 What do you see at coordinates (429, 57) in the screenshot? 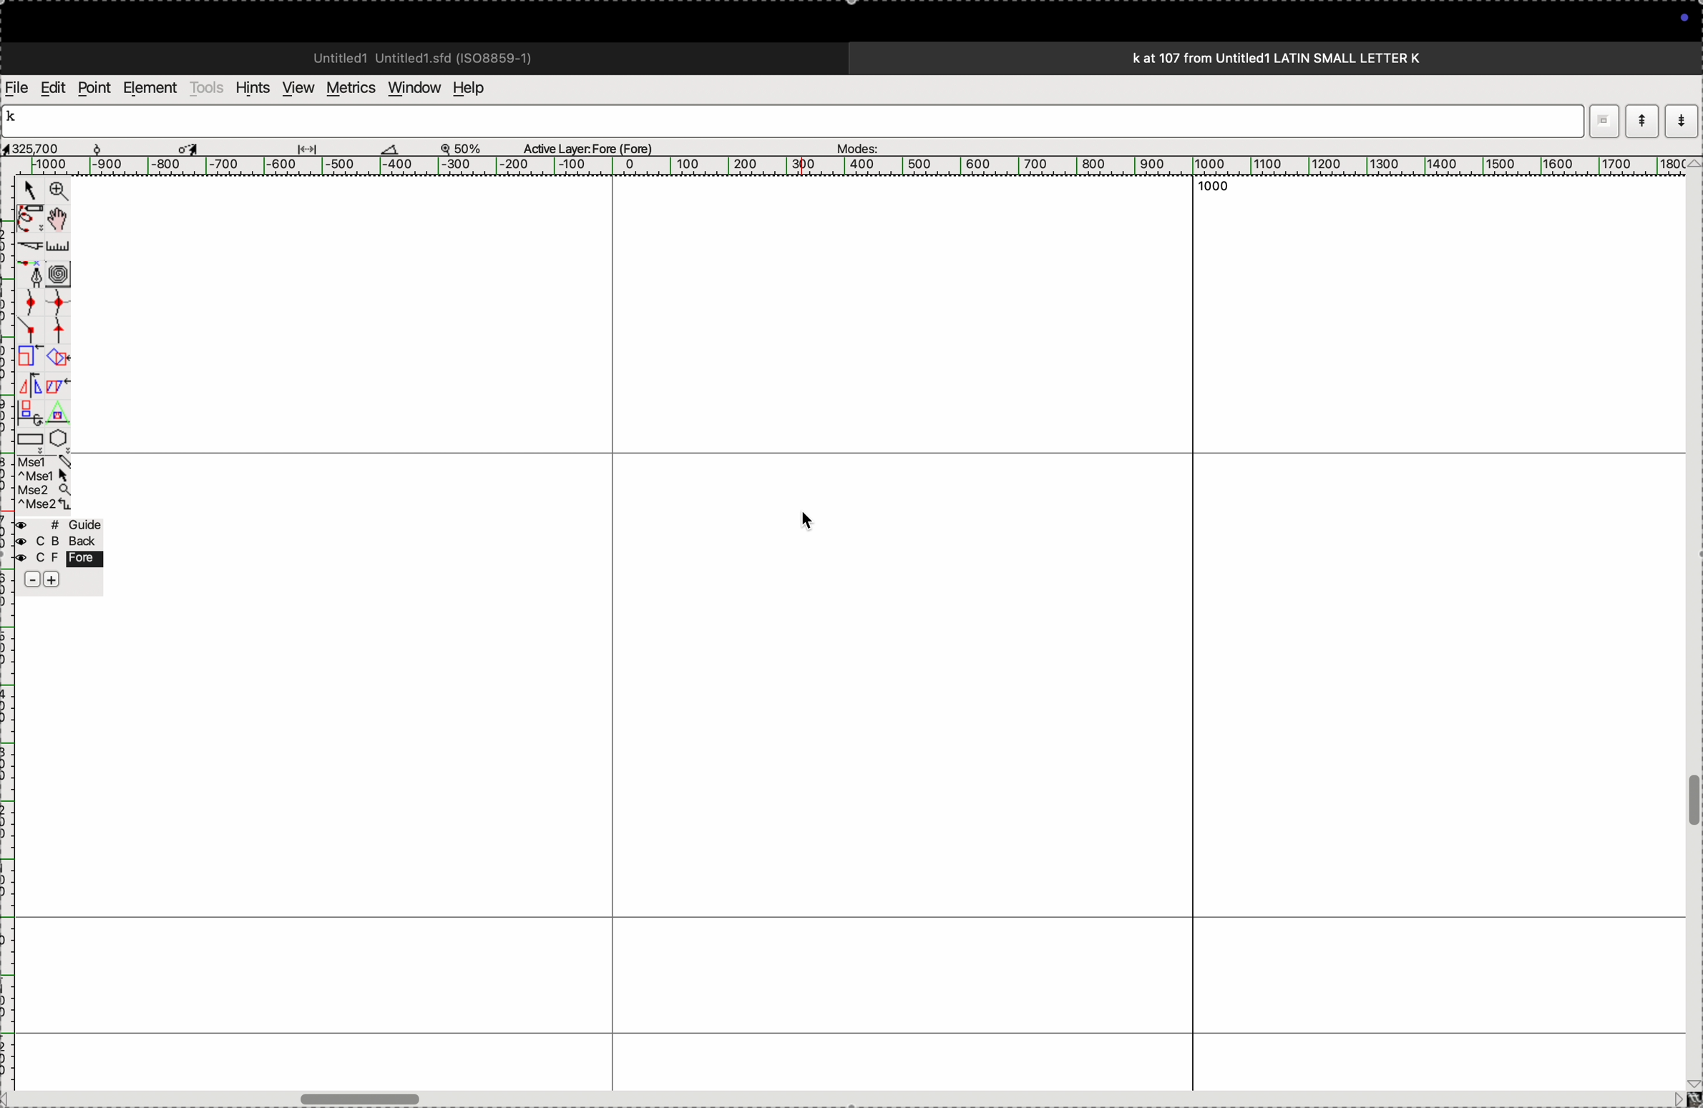
I see `untitled std` at bounding box center [429, 57].